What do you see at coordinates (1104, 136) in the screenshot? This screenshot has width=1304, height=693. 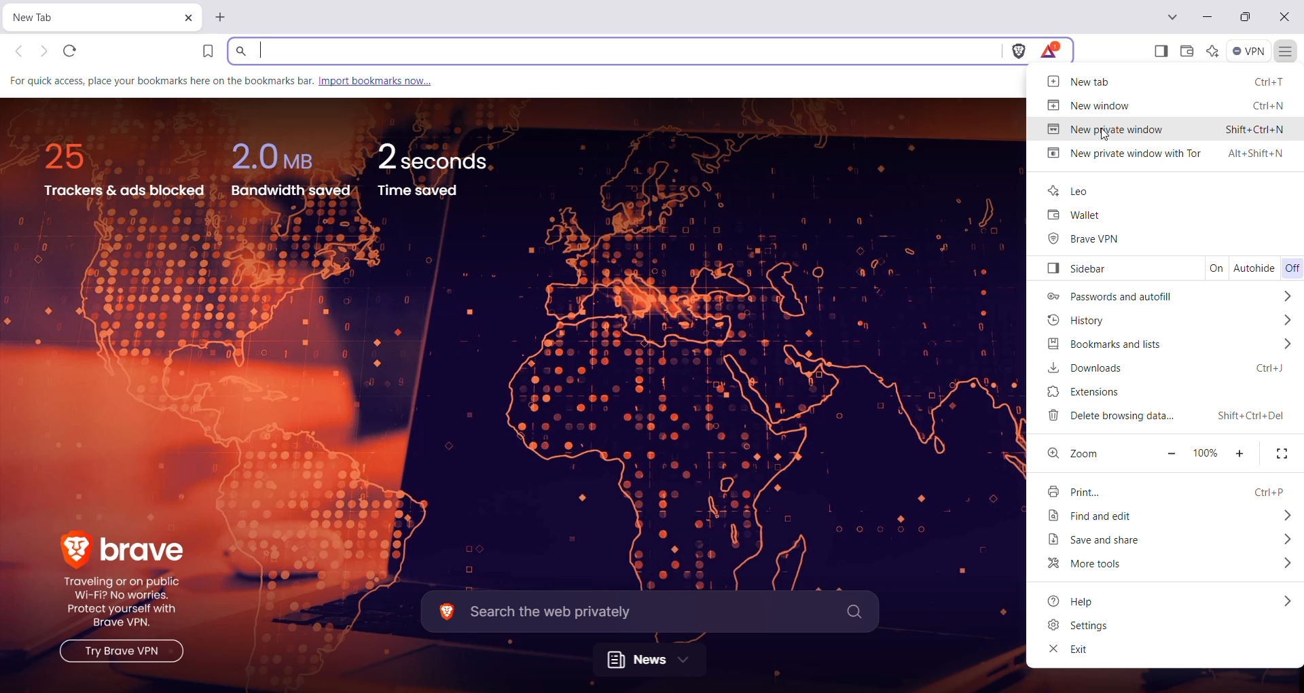 I see `cursor` at bounding box center [1104, 136].